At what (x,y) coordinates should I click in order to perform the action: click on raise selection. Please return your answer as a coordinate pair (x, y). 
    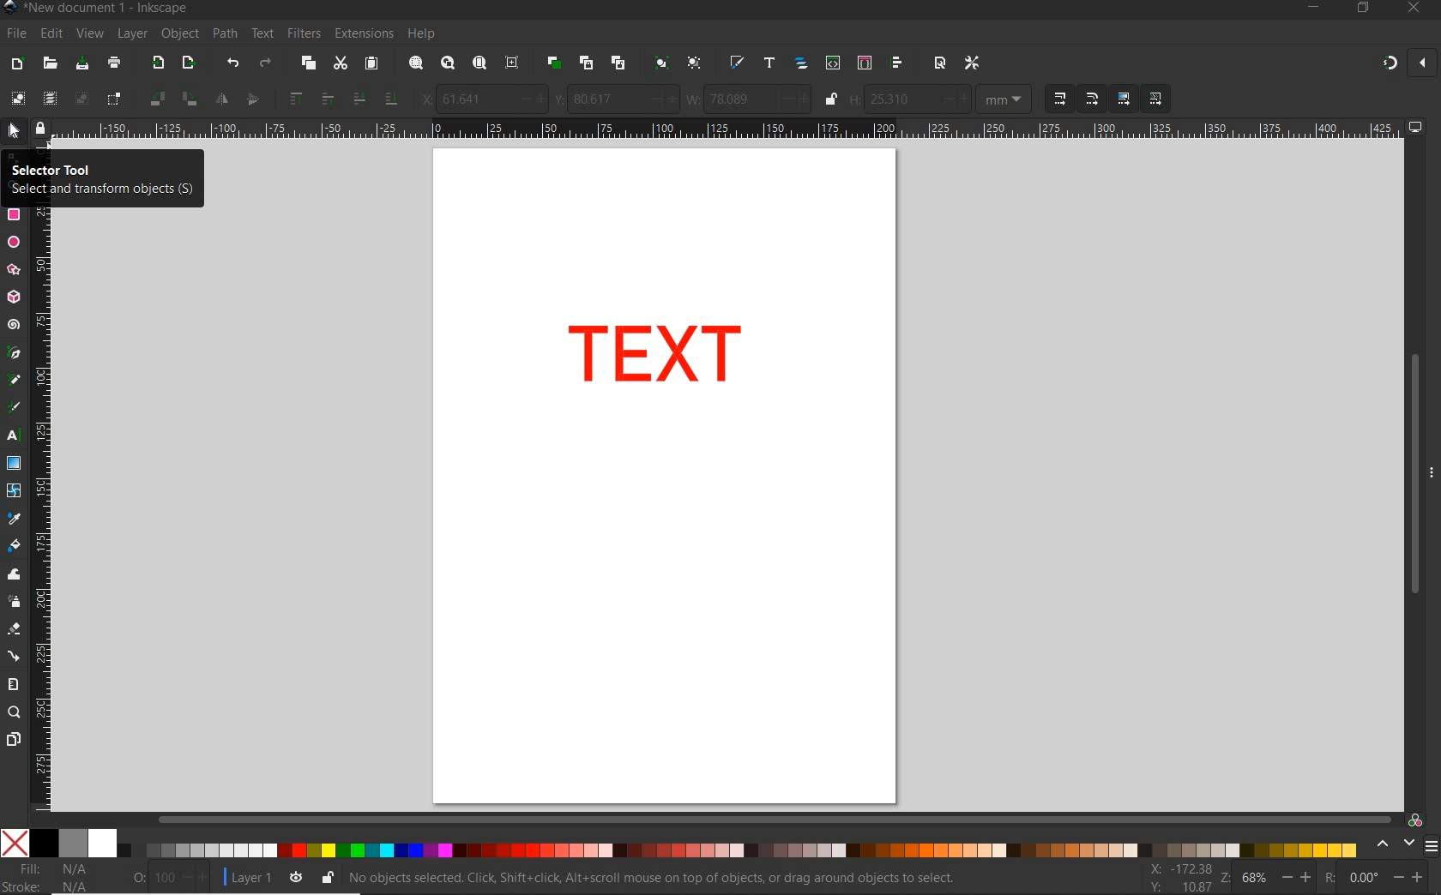
    Looking at the image, I should click on (308, 99).